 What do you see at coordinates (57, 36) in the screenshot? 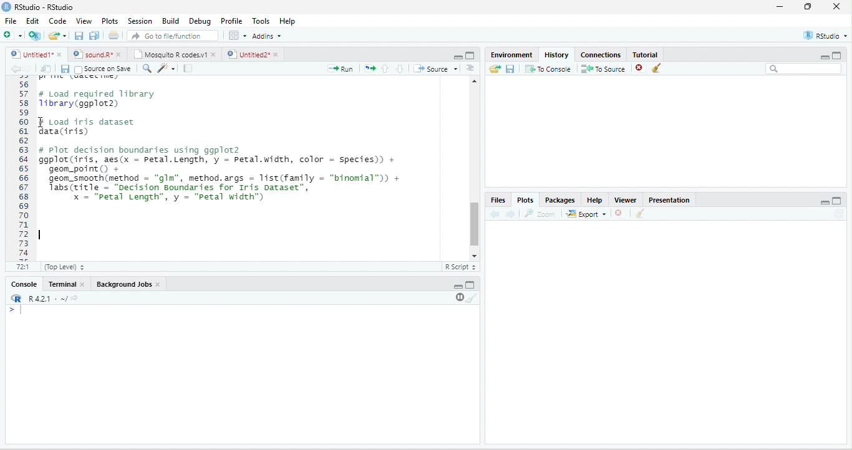
I see `open file` at bounding box center [57, 36].